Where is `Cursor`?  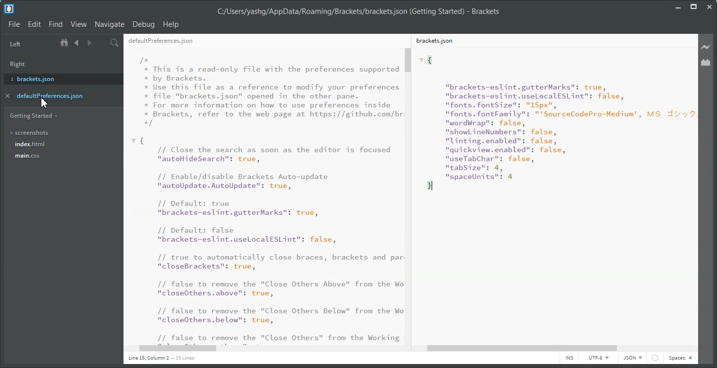 Cursor is located at coordinates (45, 102).